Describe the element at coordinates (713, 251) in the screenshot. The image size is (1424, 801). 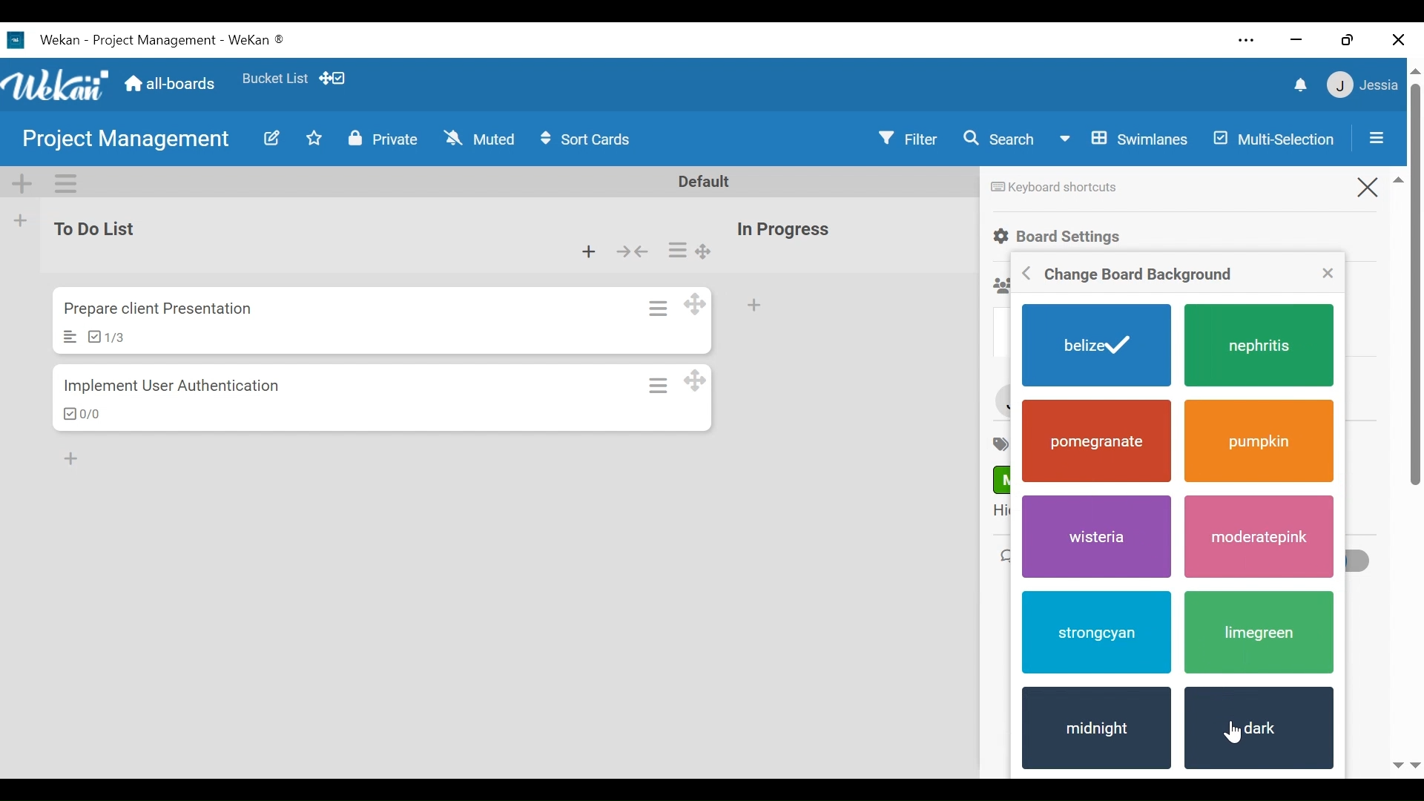
I see `Desktop drag handles` at that location.